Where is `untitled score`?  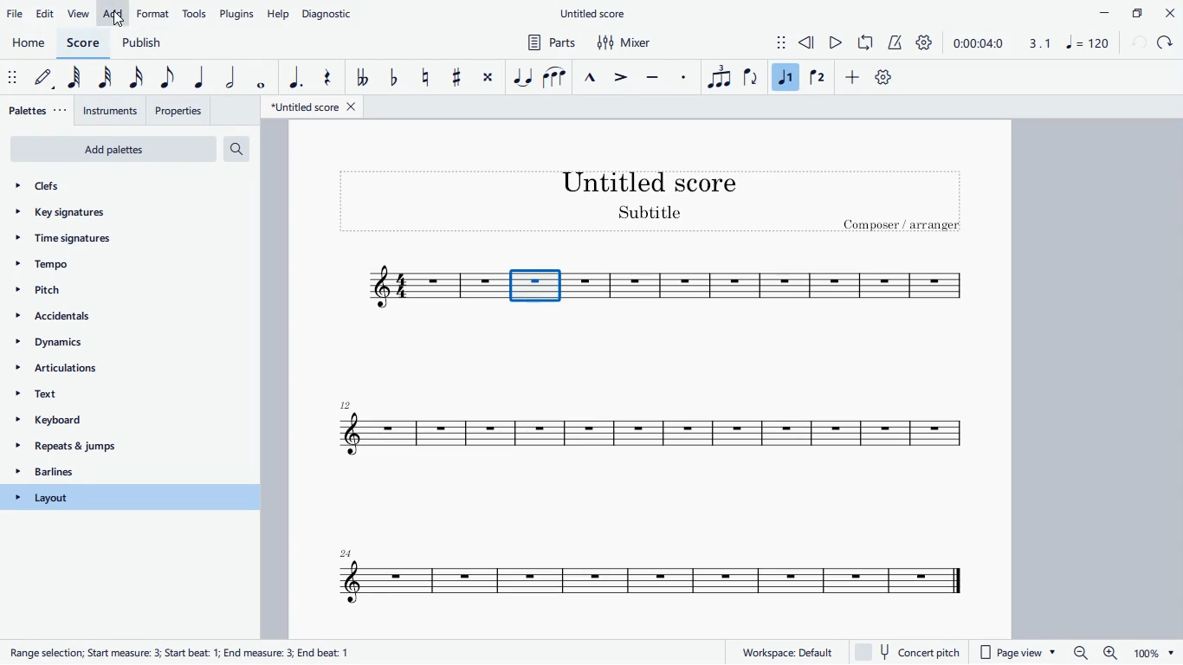
untitled score is located at coordinates (315, 107).